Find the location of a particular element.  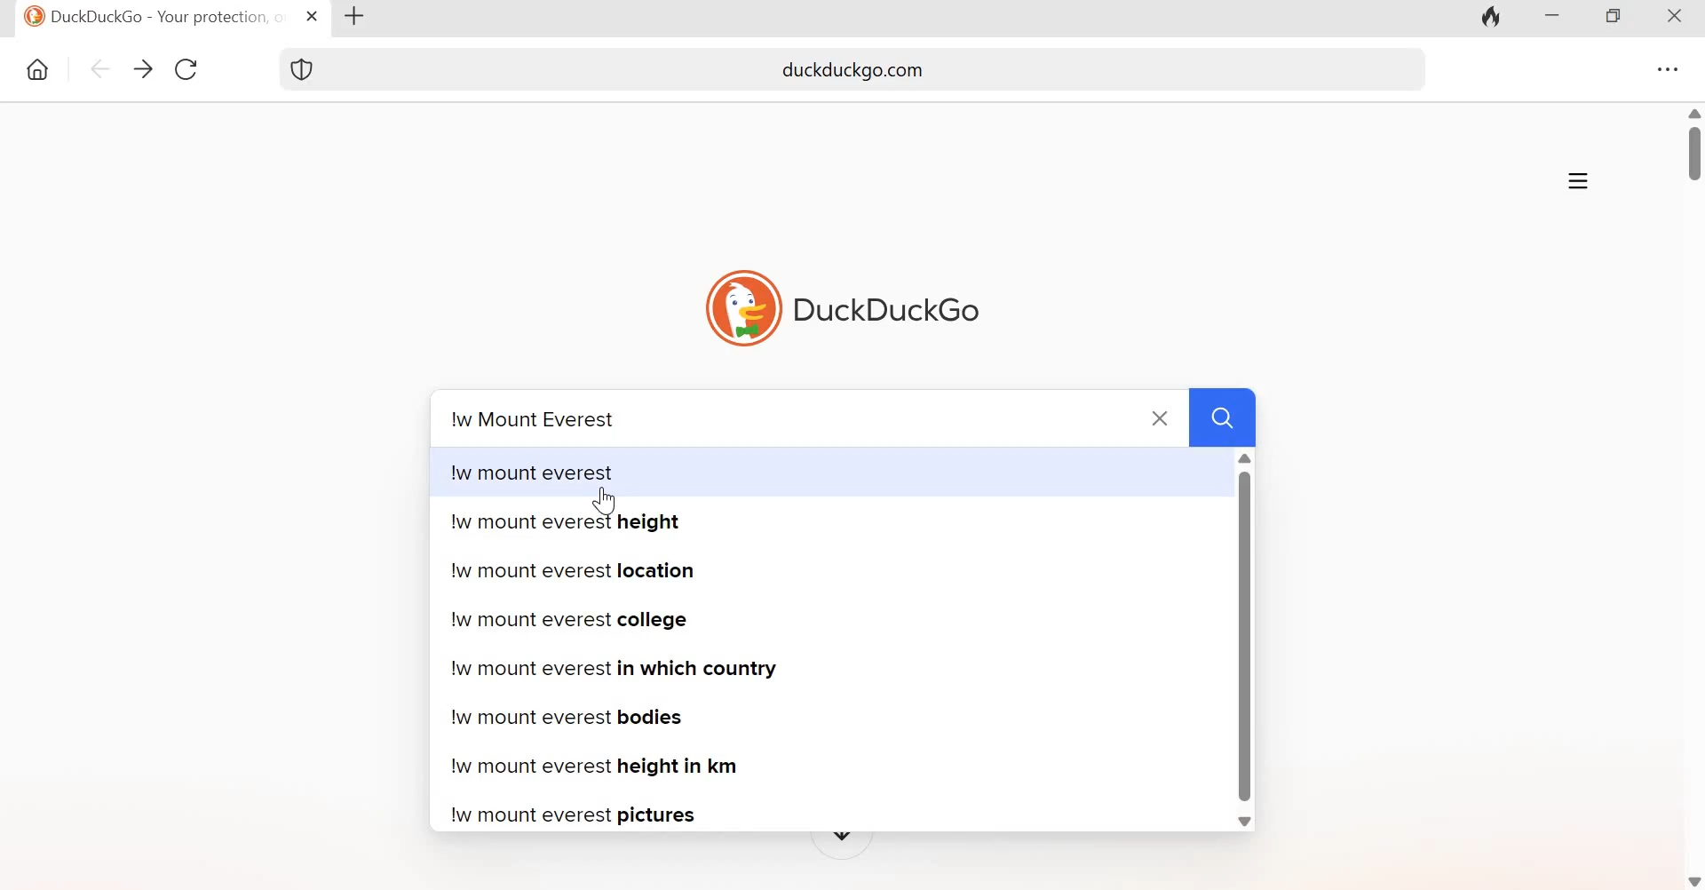

Application menu is located at coordinates (1579, 179).